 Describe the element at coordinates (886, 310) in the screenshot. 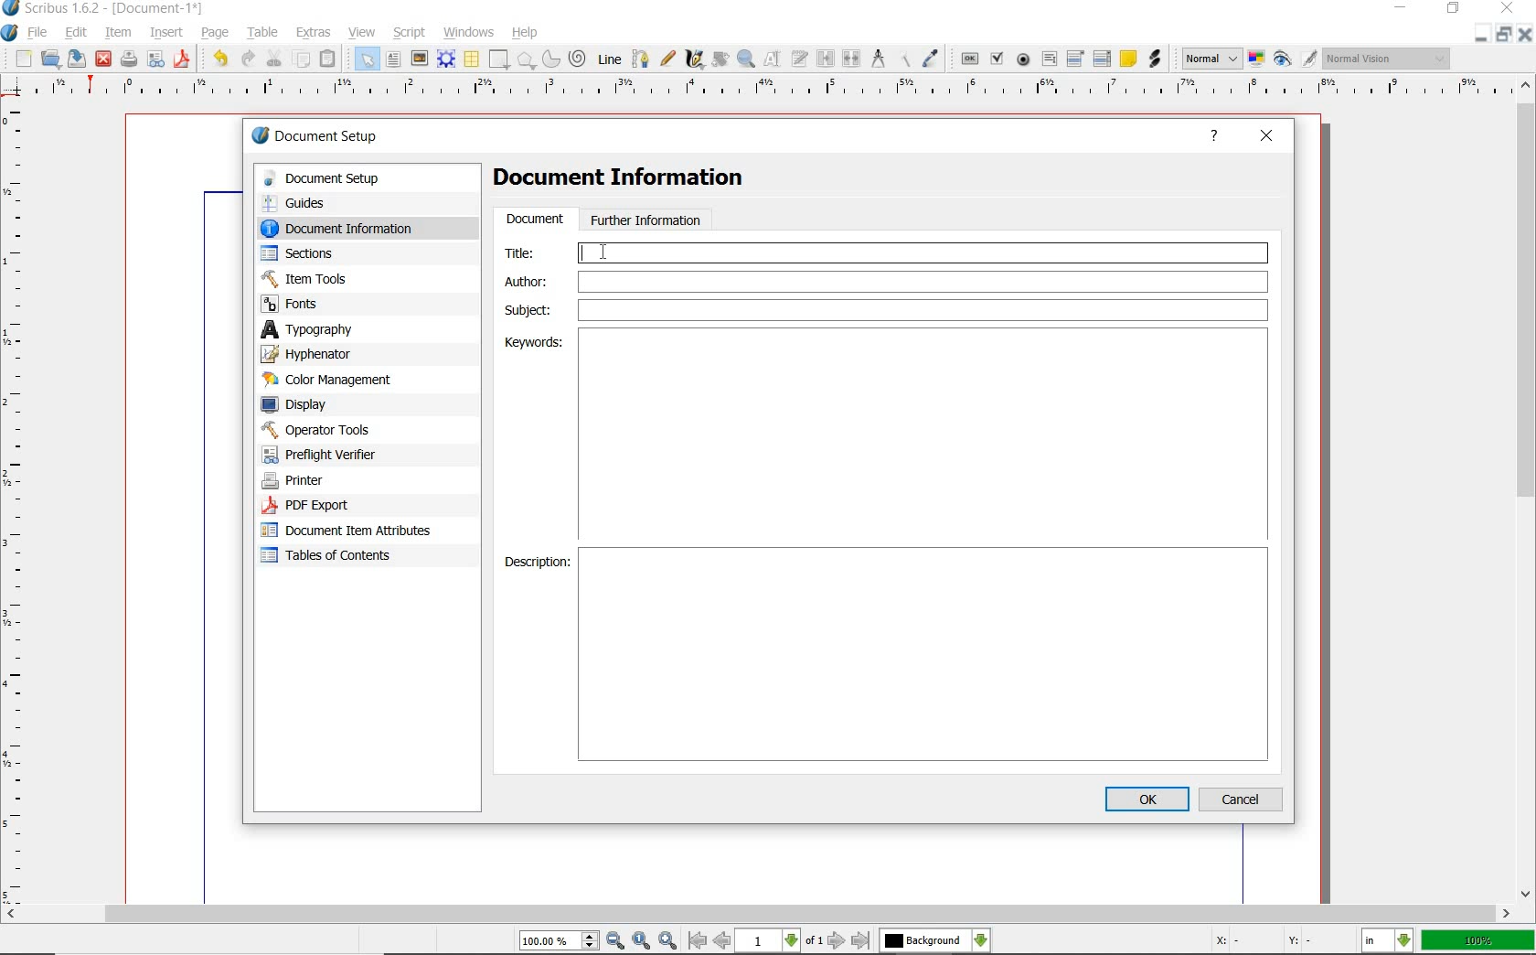

I see `Subject` at that location.